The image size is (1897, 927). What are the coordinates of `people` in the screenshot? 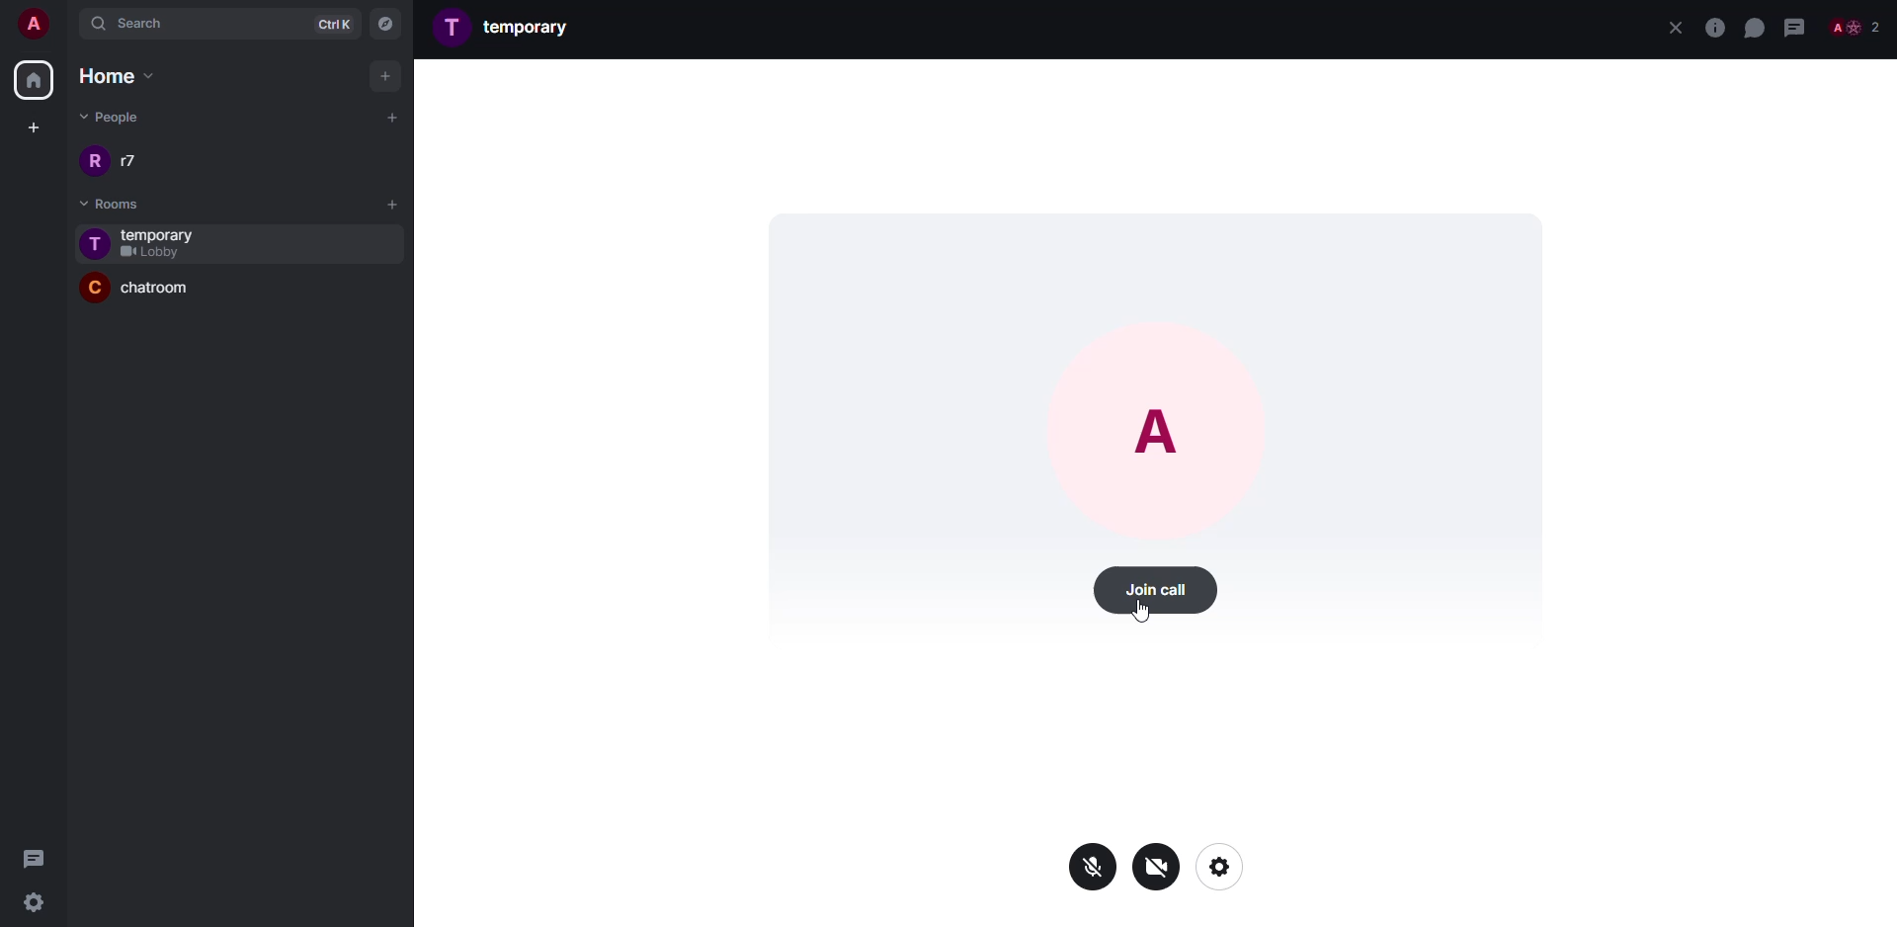 It's located at (1856, 27).